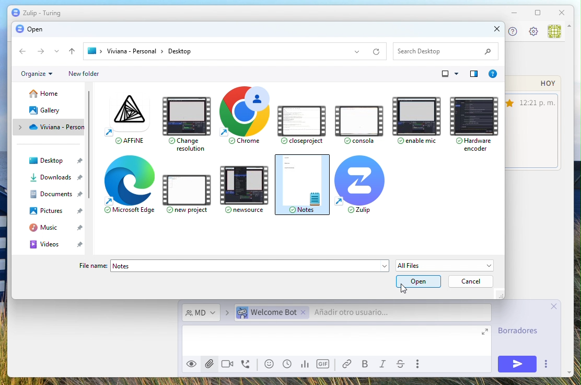  Describe the element at coordinates (357, 121) in the screenshot. I see `consola` at that location.